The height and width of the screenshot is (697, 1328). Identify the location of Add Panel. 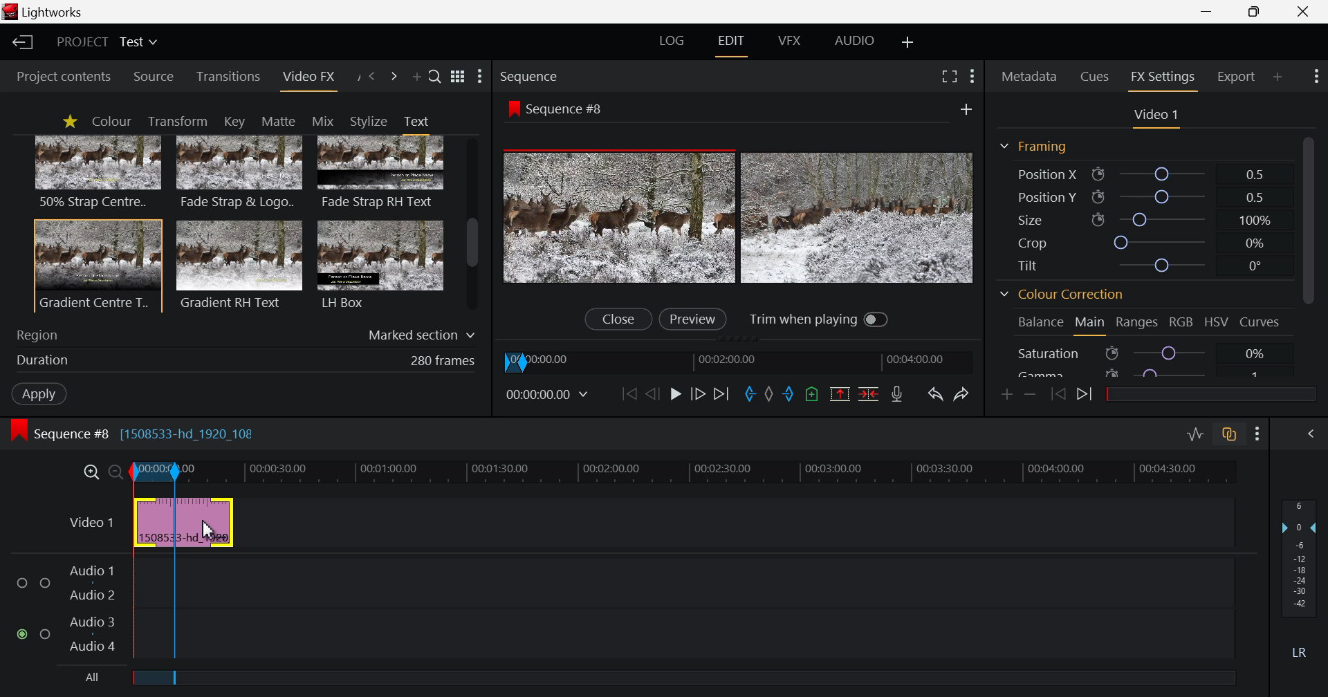
(416, 80).